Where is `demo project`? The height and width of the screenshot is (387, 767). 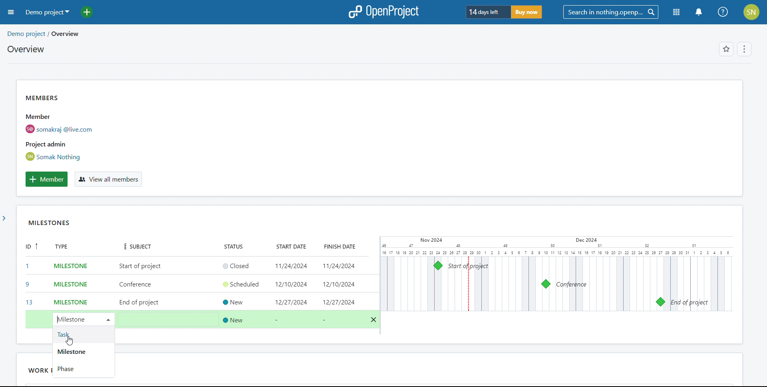
demo project is located at coordinates (46, 12).